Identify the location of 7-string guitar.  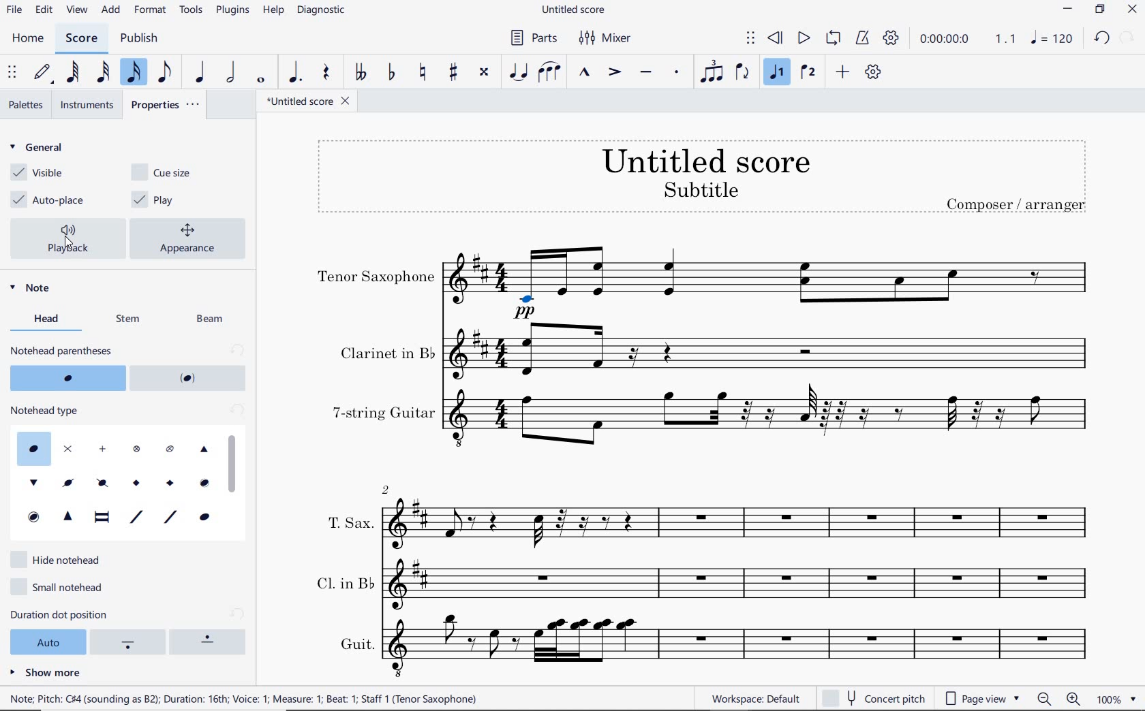
(772, 422).